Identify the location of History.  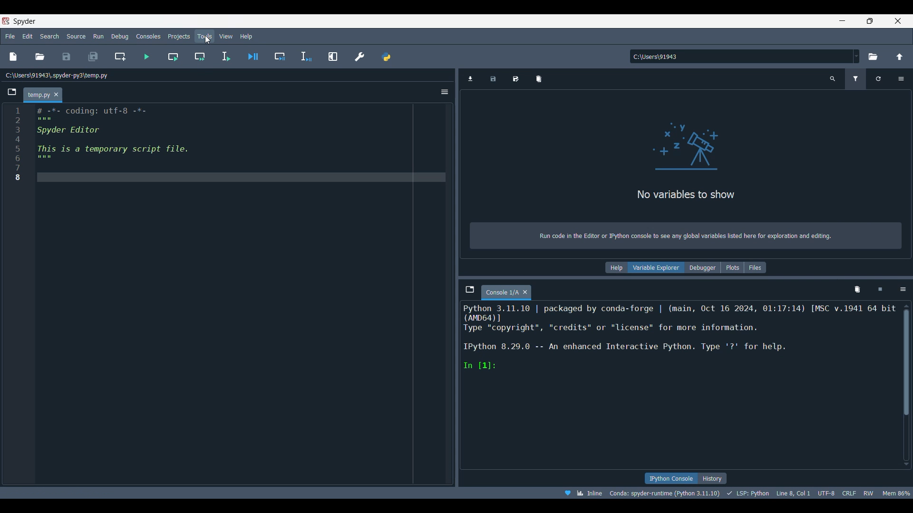
(712, 478).